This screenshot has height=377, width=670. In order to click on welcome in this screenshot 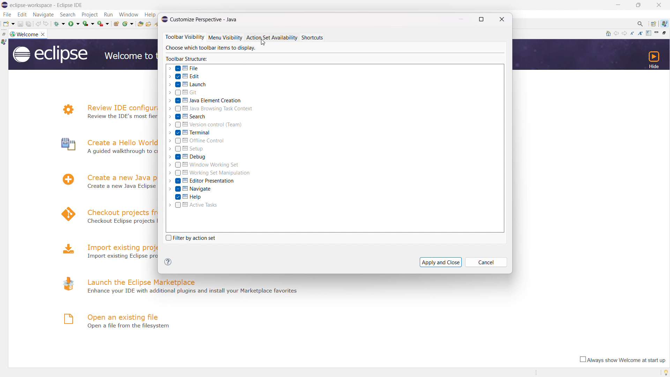, I will do `click(28, 34)`.